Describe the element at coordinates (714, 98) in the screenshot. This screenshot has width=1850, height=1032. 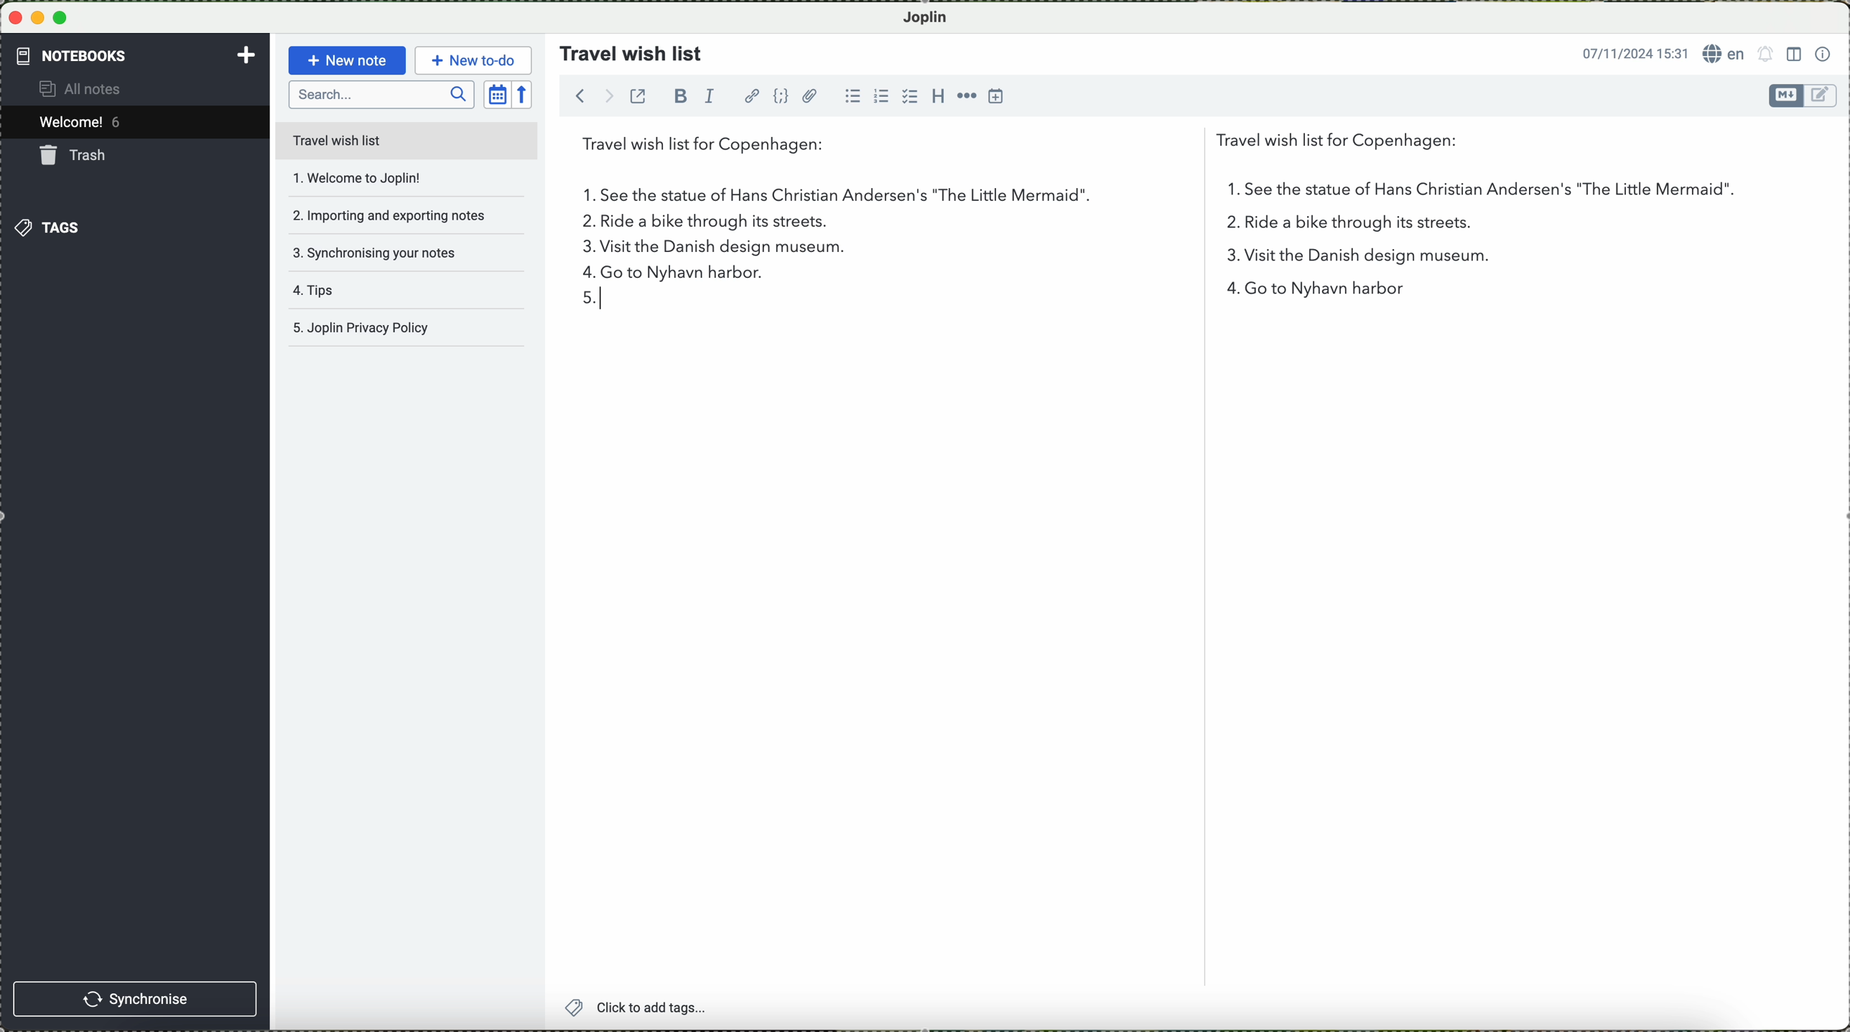
I see `italic` at that location.